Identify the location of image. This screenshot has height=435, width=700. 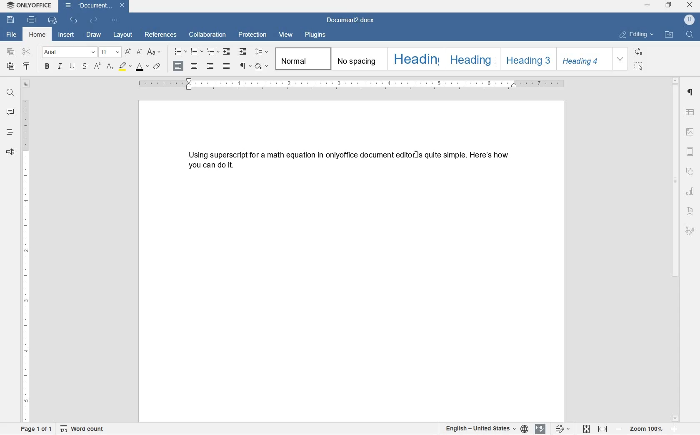
(690, 132).